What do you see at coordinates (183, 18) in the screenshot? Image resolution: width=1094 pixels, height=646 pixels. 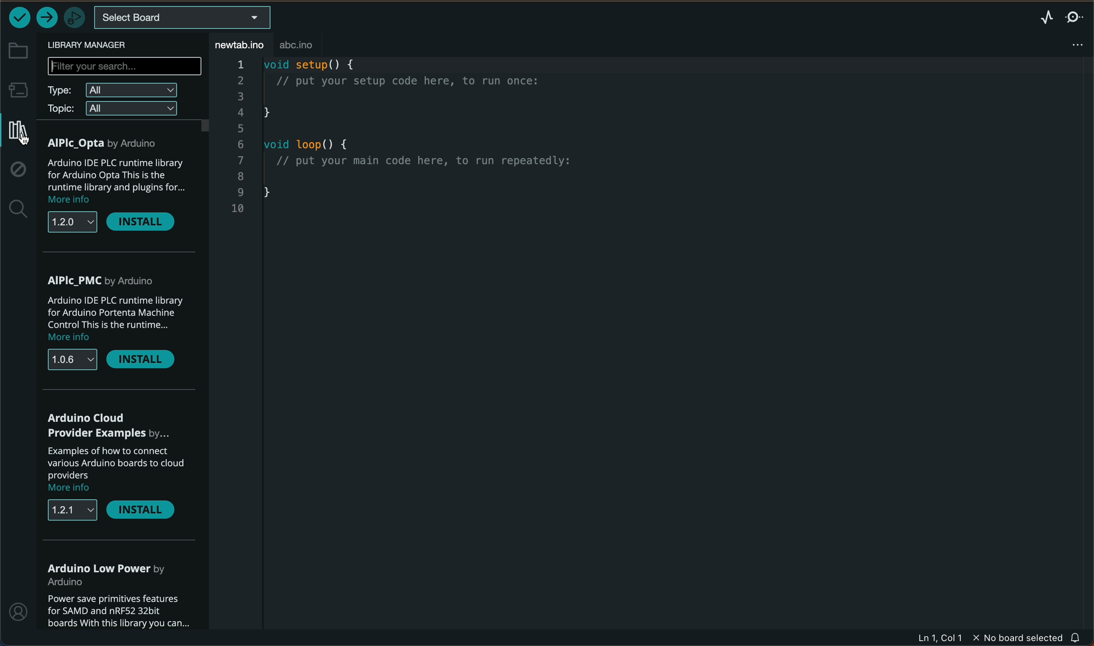 I see `select board` at bounding box center [183, 18].